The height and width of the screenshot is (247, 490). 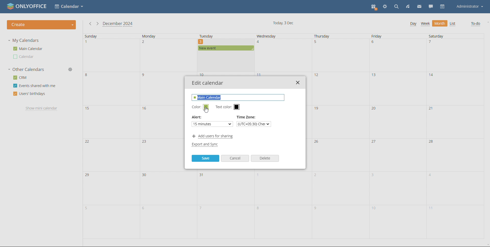 What do you see at coordinates (444, 36) in the screenshot?
I see `Saturday` at bounding box center [444, 36].